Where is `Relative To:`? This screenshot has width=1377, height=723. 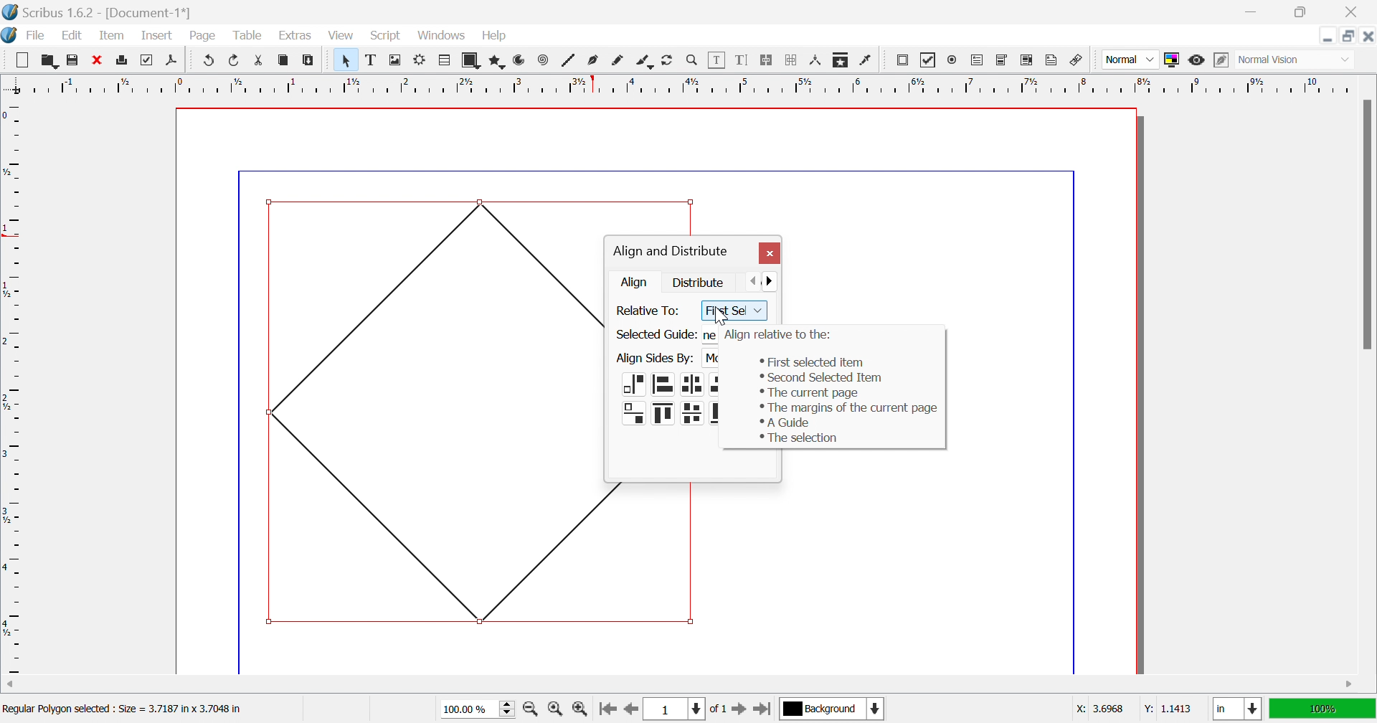 Relative To: is located at coordinates (650, 311).